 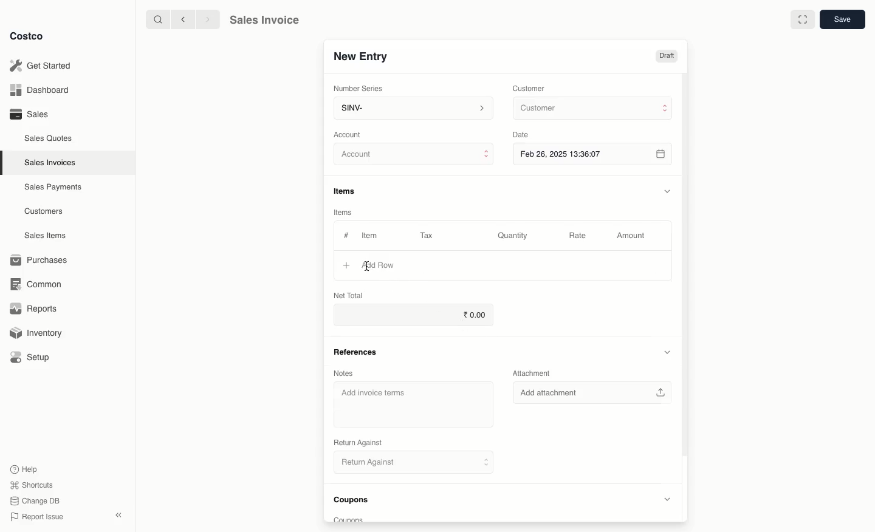 I want to click on Item, so click(x=371, y=237).